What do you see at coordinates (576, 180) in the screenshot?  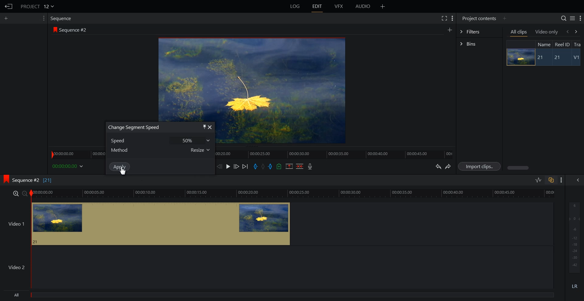 I see `Show the full audio mix` at bounding box center [576, 180].